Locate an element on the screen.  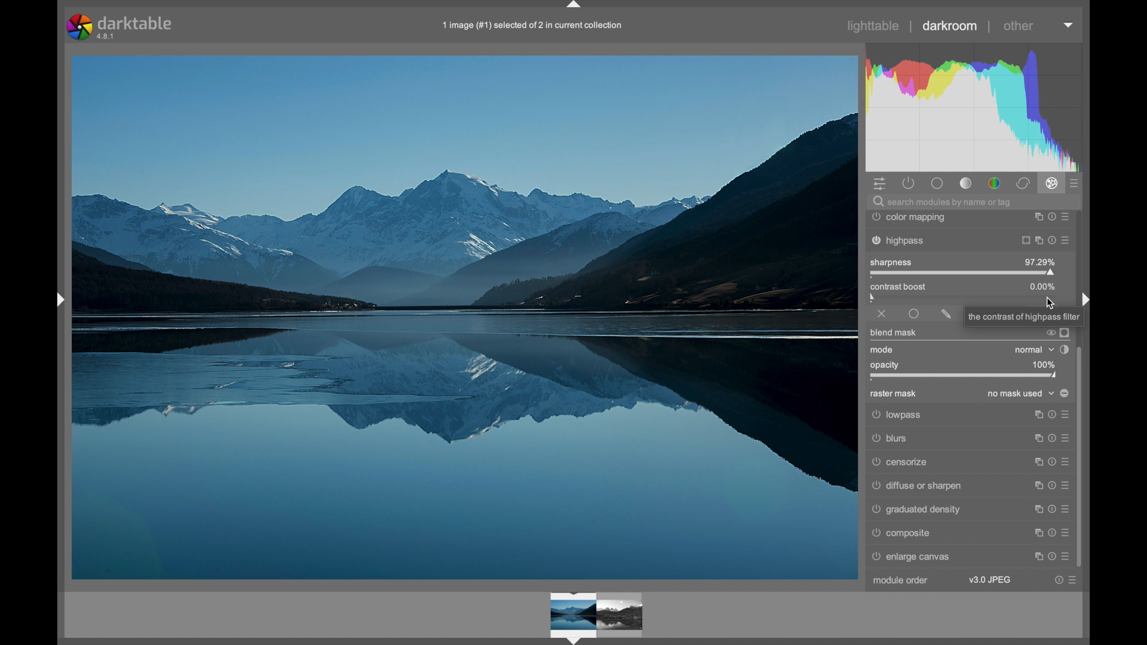
effect is located at coordinates (1051, 183).